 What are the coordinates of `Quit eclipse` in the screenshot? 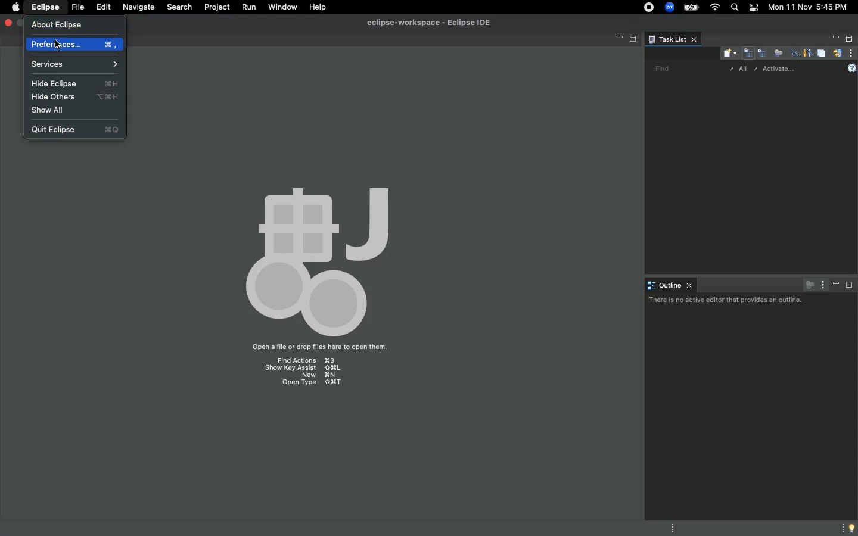 It's located at (76, 129).